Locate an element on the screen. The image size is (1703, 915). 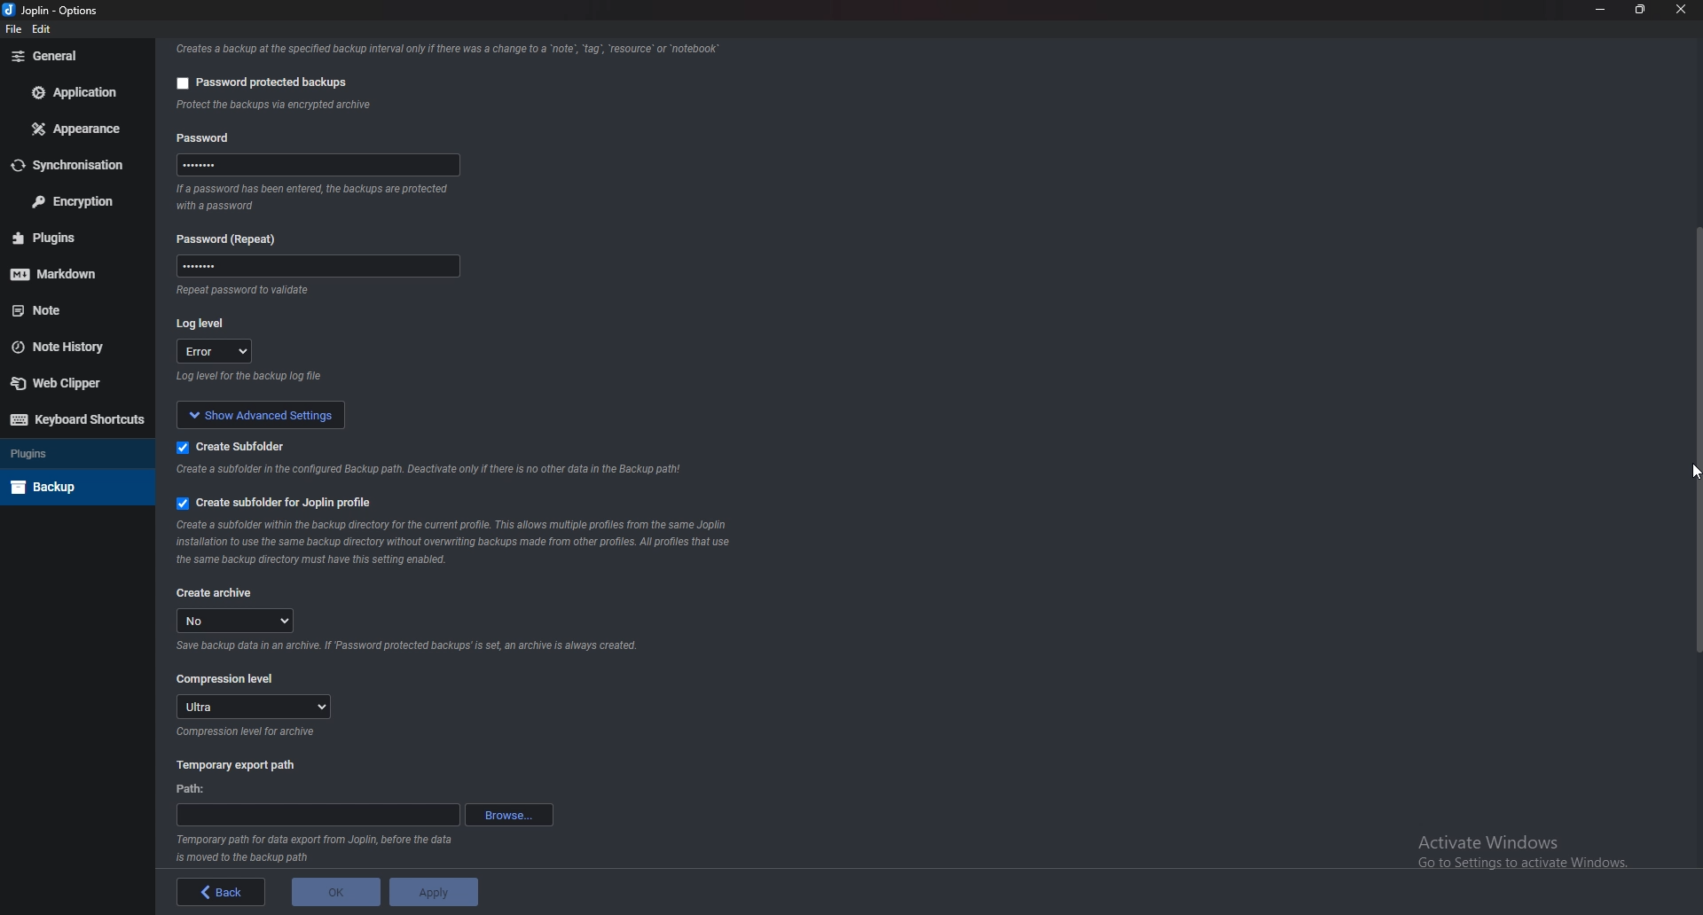
Note history is located at coordinates (73, 347).